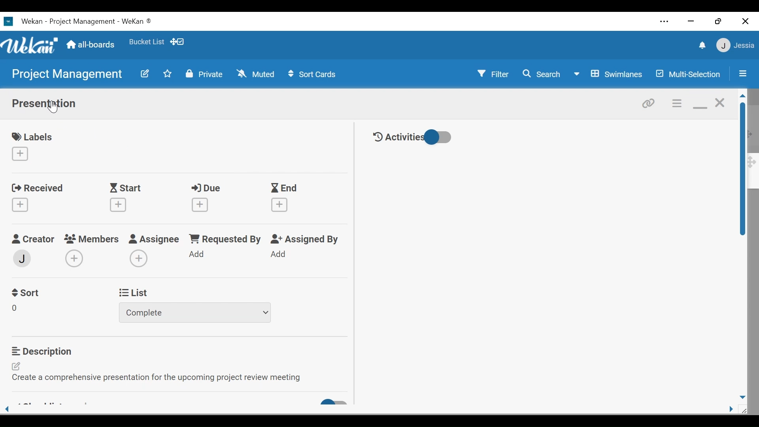  I want to click on Close, so click(744, 21).